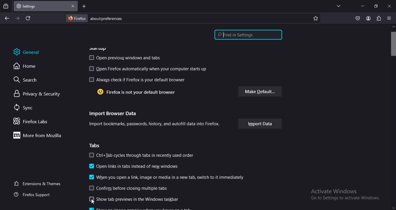 This screenshot has height=210, width=396. Describe the element at coordinates (17, 18) in the screenshot. I see `go forward one page` at that location.